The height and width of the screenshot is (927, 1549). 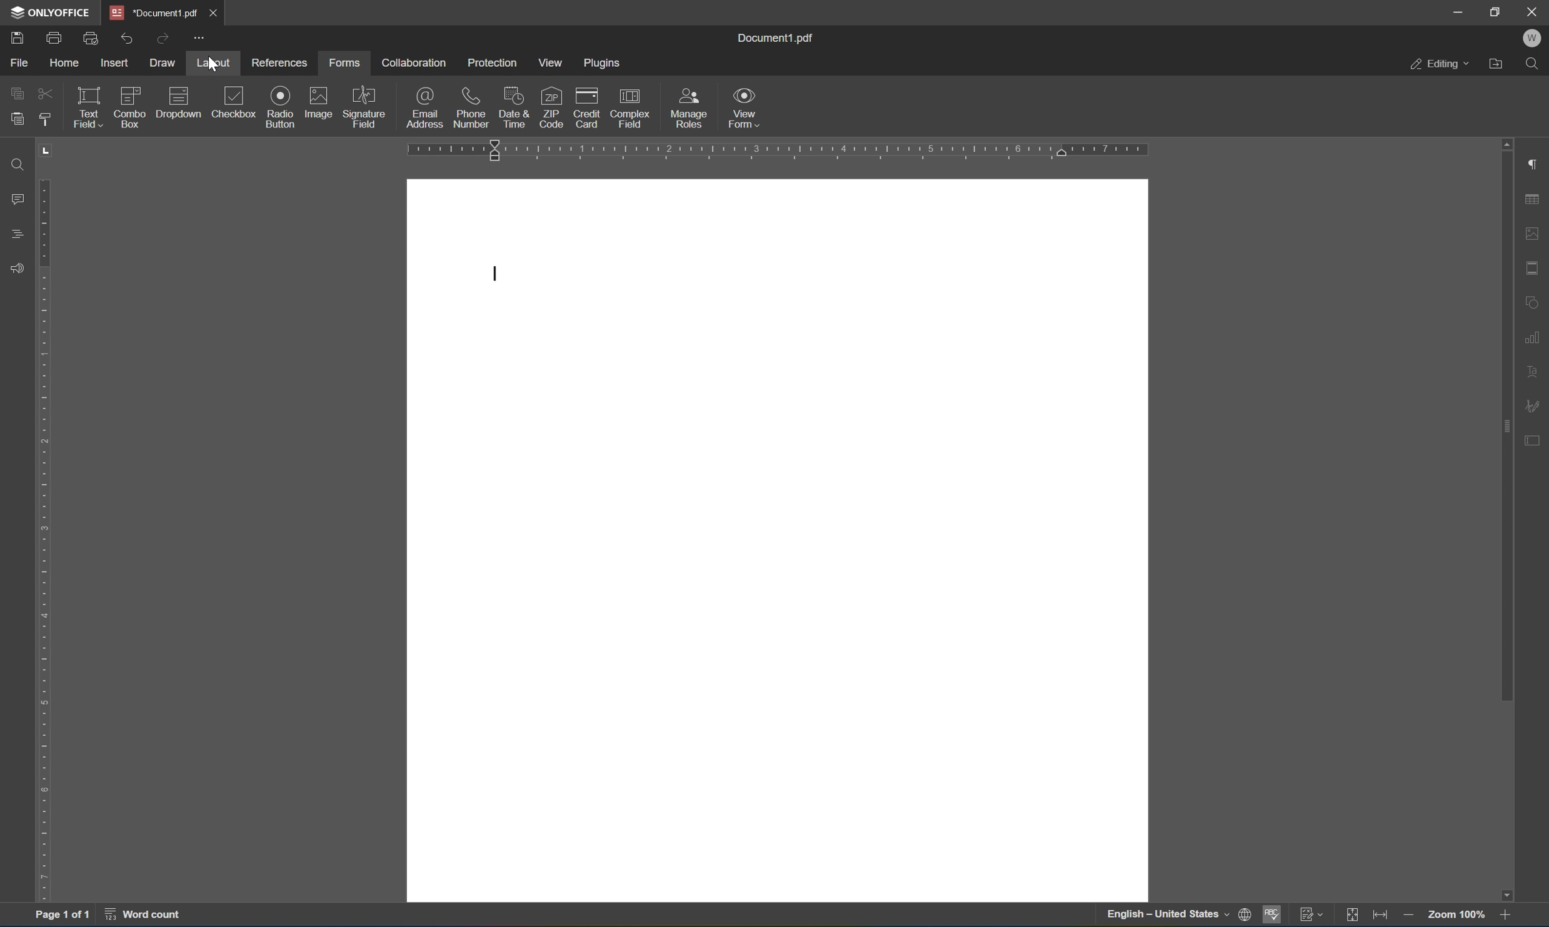 What do you see at coordinates (218, 11) in the screenshot?
I see `close` at bounding box center [218, 11].